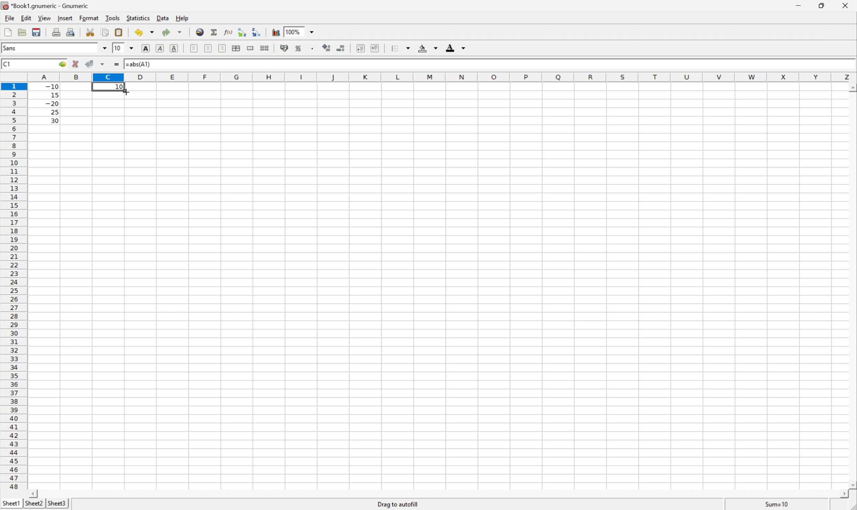  Describe the element at coordinates (93, 30) in the screenshot. I see `Copy the selection` at that location.